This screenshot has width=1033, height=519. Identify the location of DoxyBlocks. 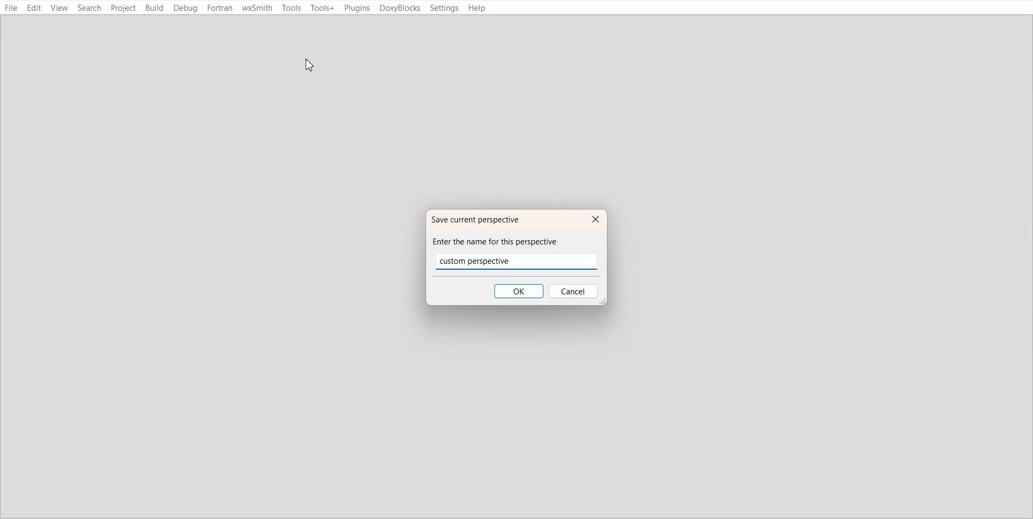
(400, 9).